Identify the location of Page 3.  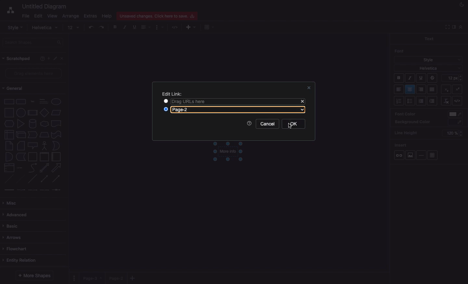
(92, 278).